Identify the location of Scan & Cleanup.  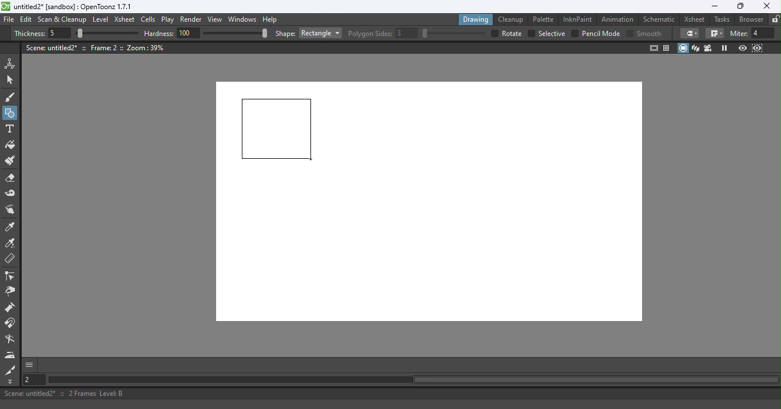
(62, 21).